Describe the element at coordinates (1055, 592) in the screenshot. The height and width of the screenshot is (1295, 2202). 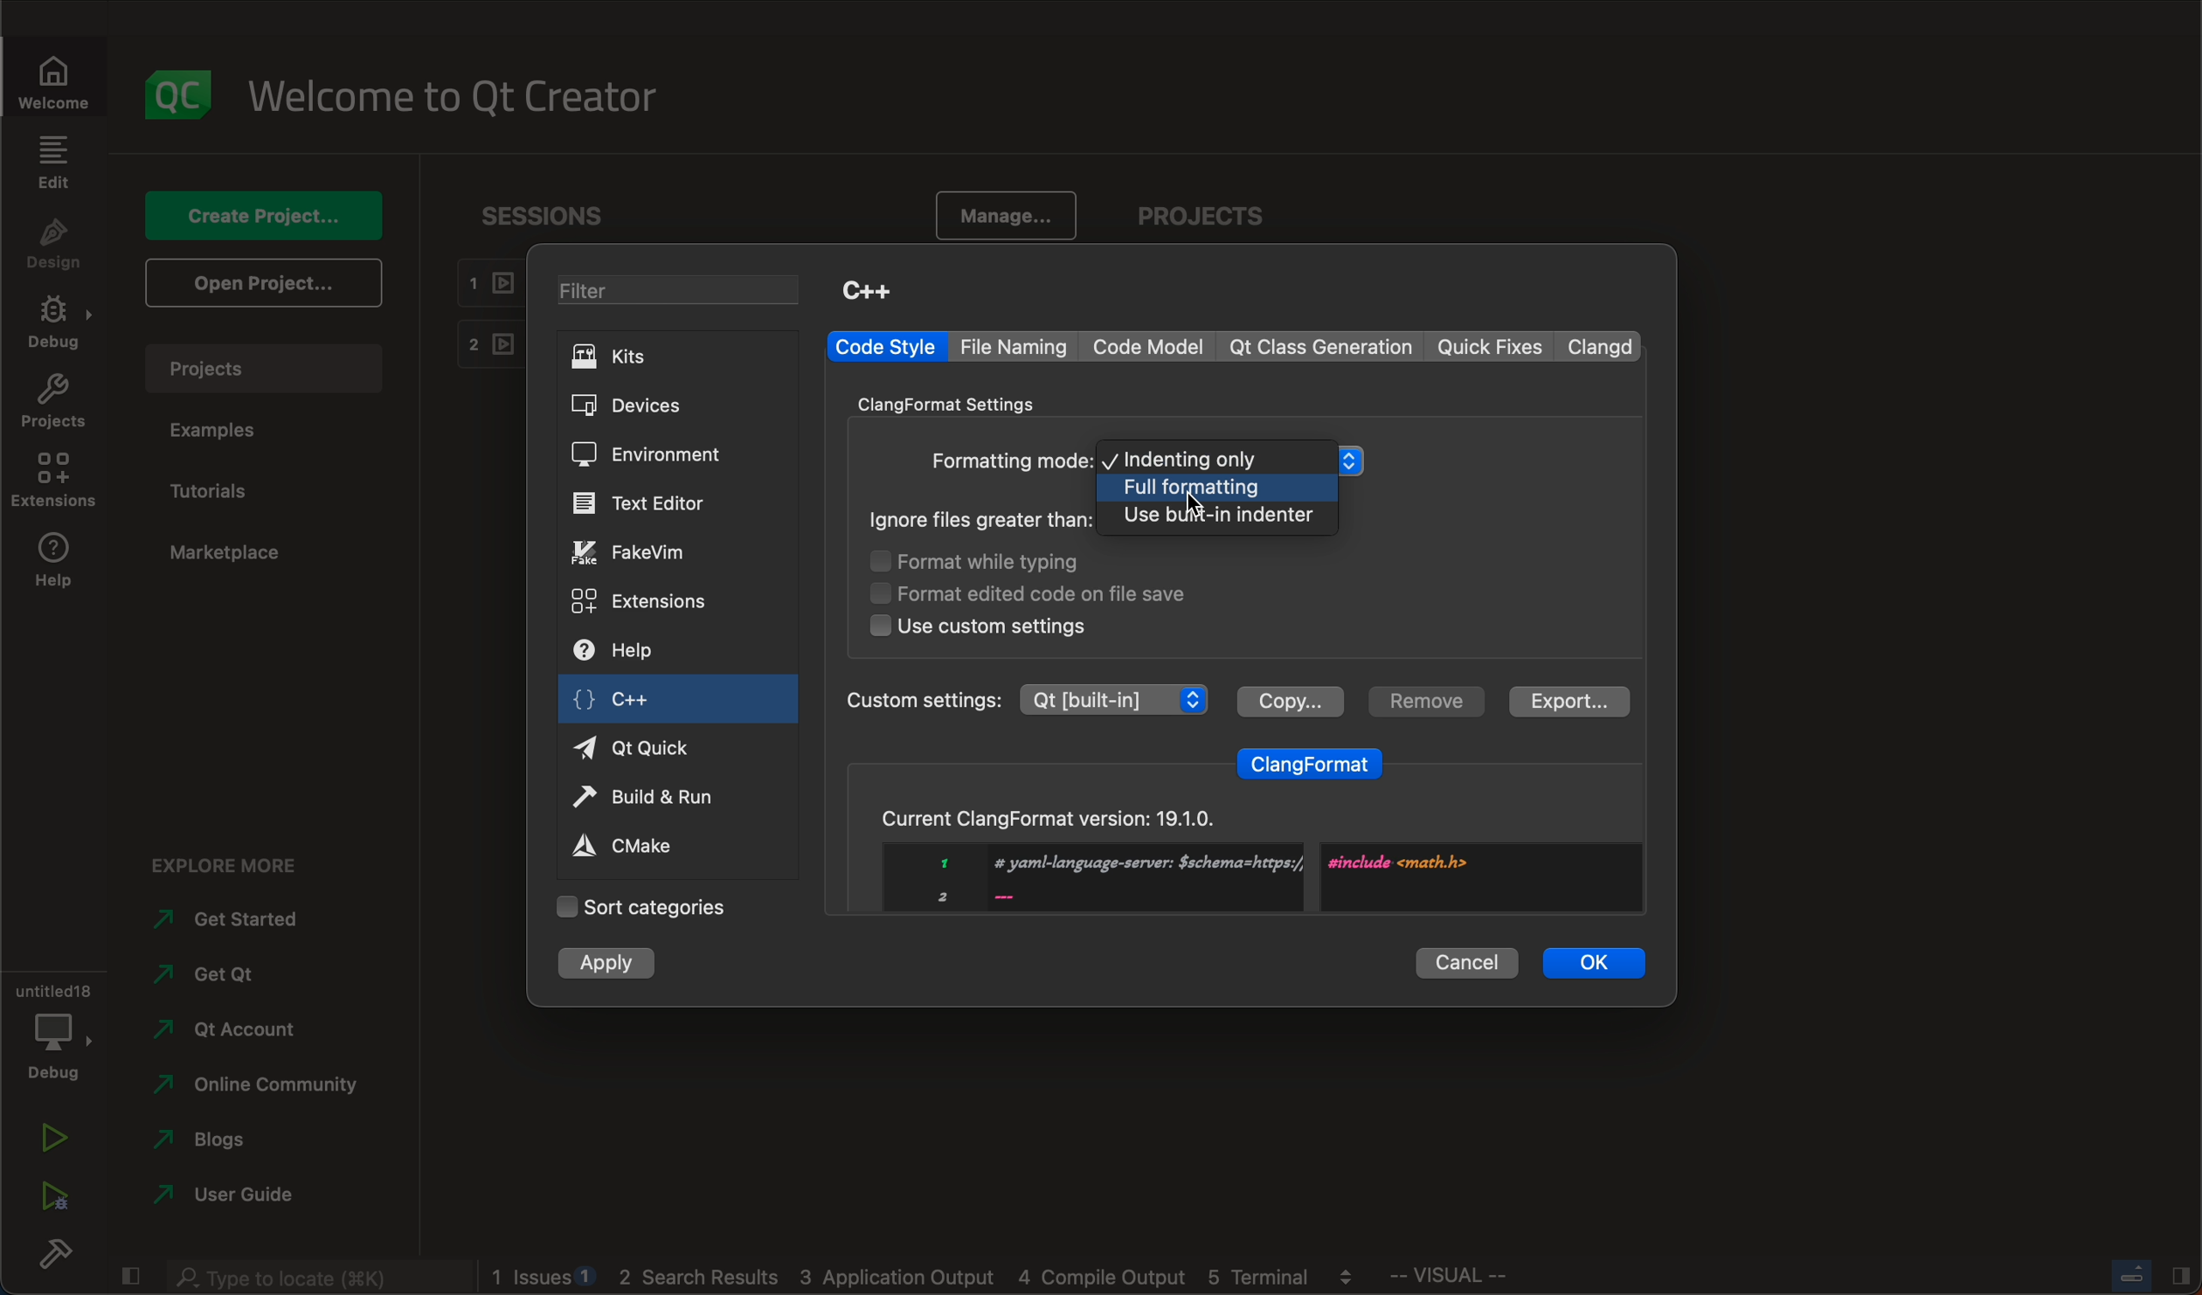
I see `format edited` at that location.